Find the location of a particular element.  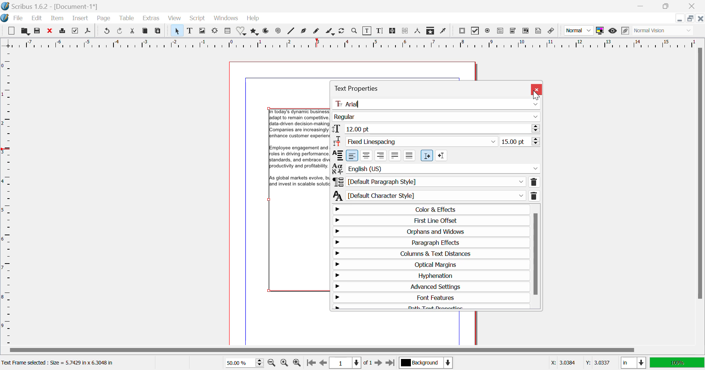

Item is located at coordinates (57, 19).